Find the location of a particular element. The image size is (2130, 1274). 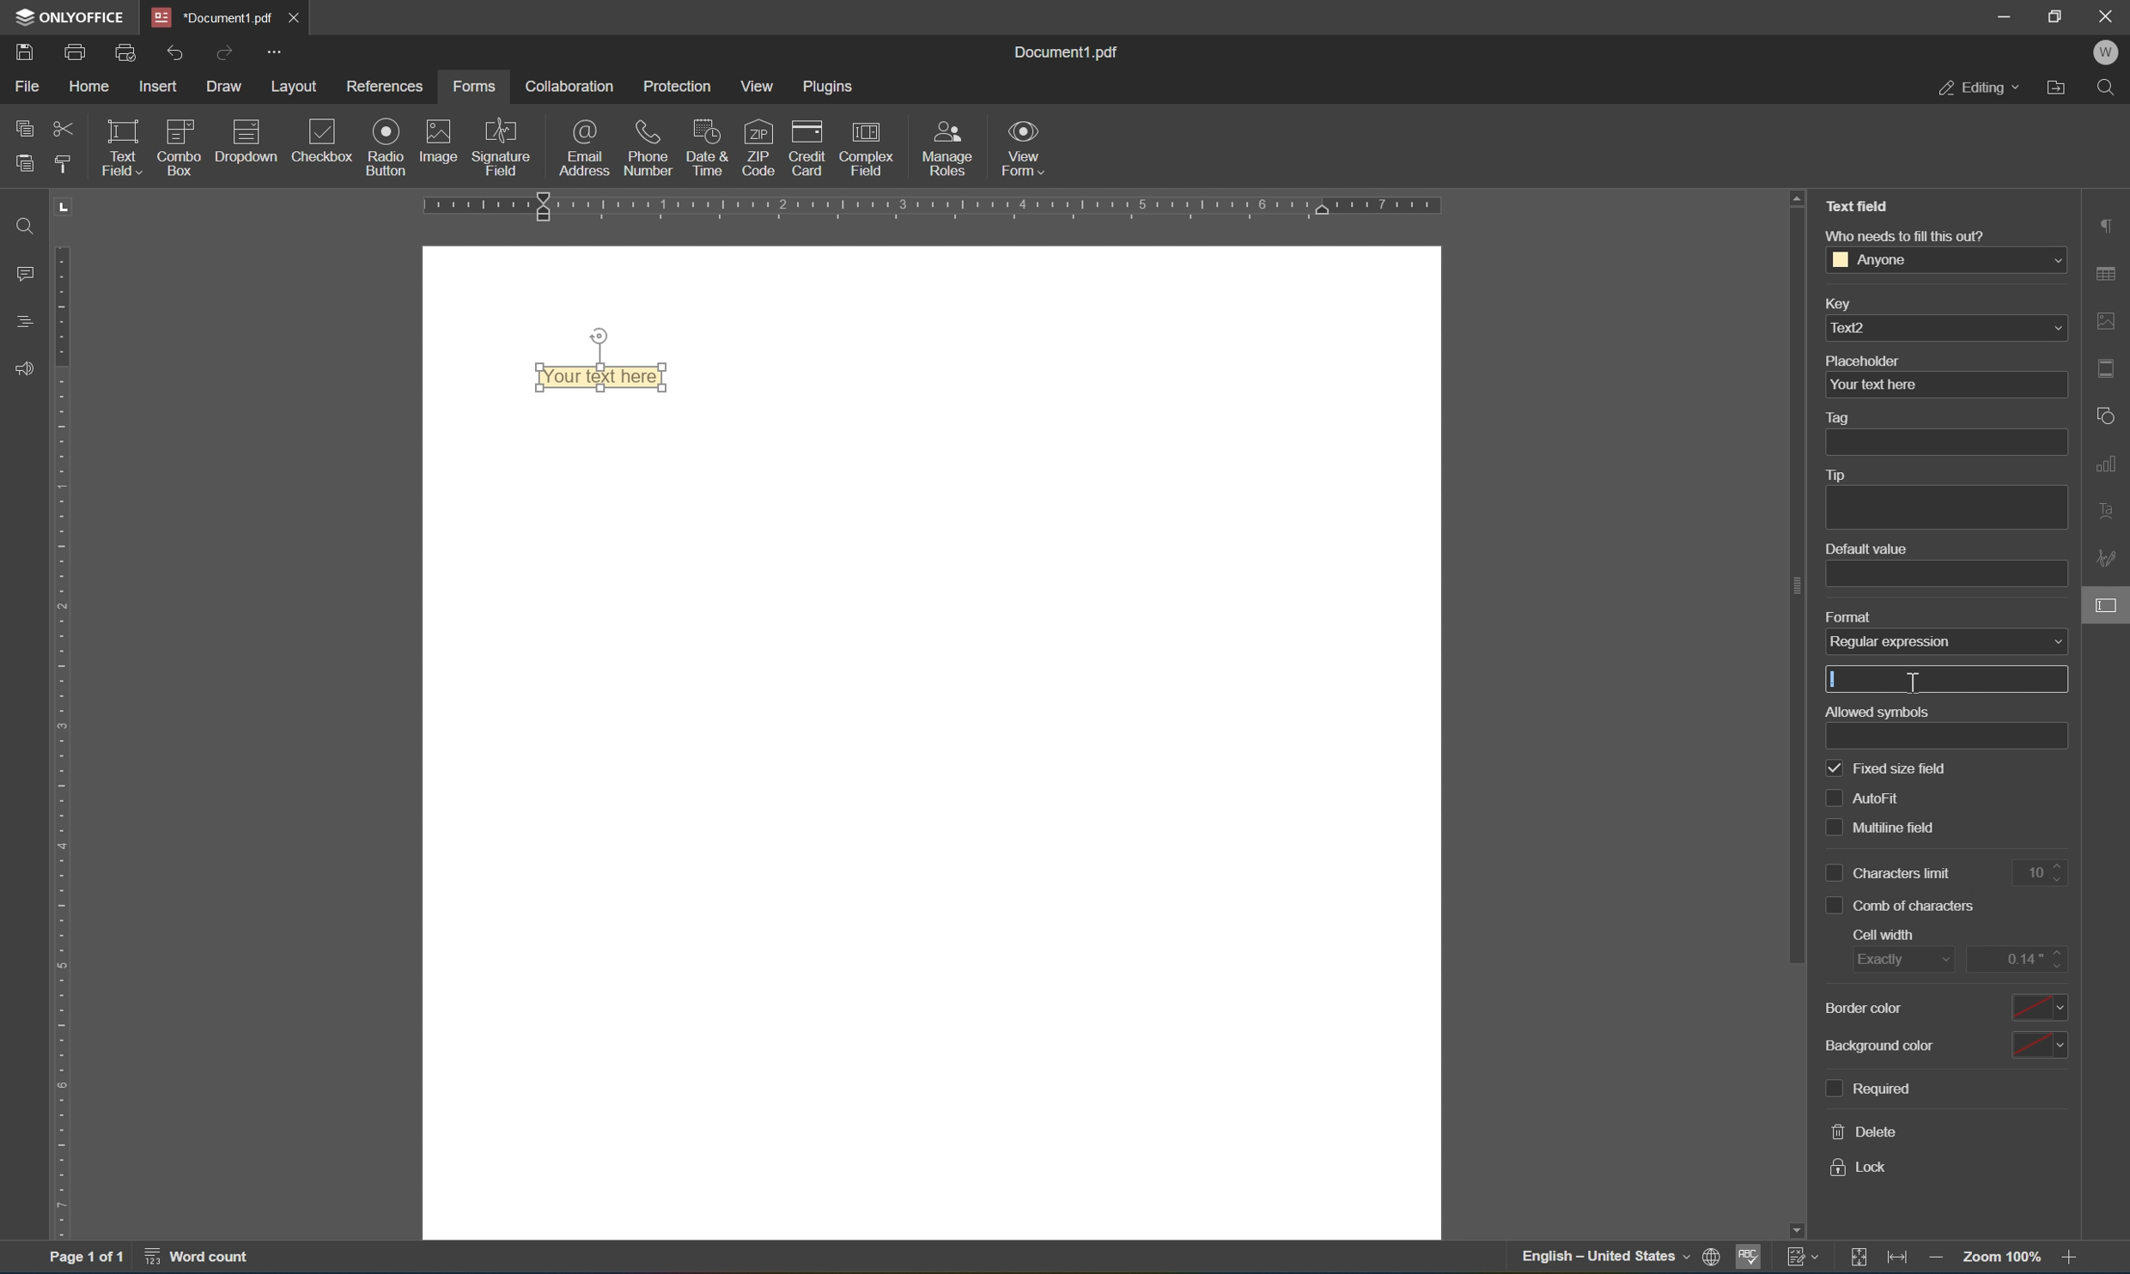

references is located at coordinates (389, 86).